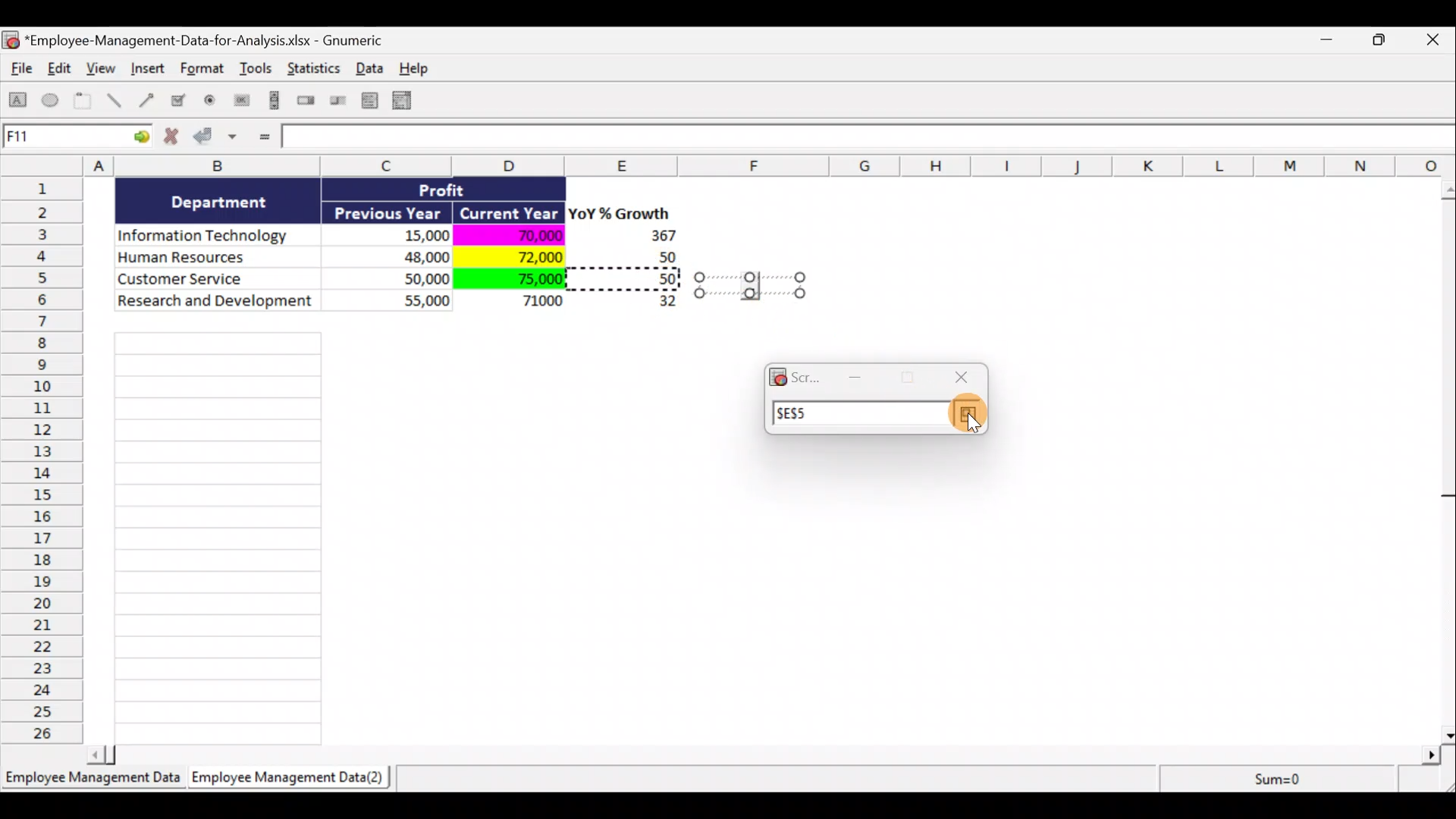 The height and width of the screenshot is (819, 1456). I want to click on Create a slider, so click(336, 103).